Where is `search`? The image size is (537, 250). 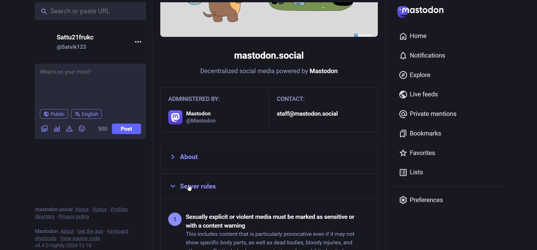 search is located at coordinates (91, 11).